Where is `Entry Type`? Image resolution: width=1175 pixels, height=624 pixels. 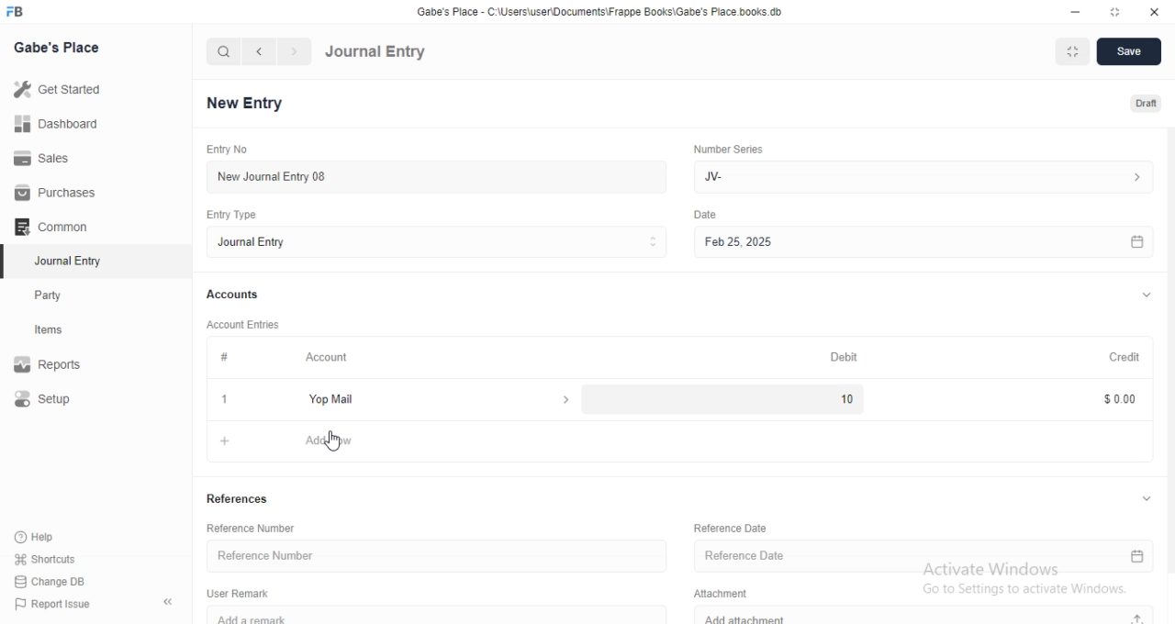 Entry Type is located at coordinates (229, 215).